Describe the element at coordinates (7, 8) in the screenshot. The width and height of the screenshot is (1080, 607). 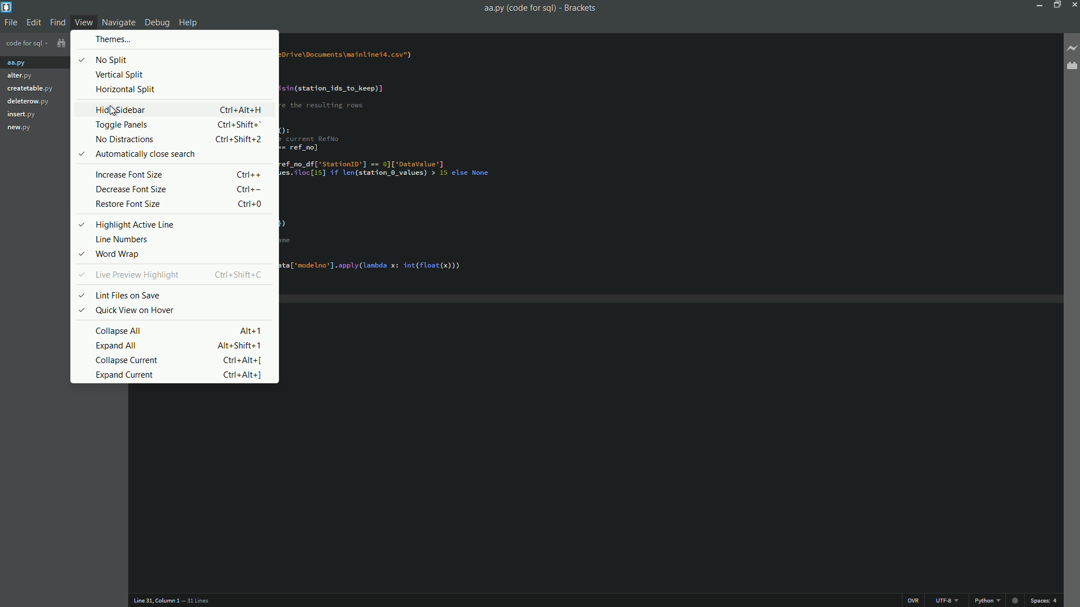
I see `app icon` at that location.